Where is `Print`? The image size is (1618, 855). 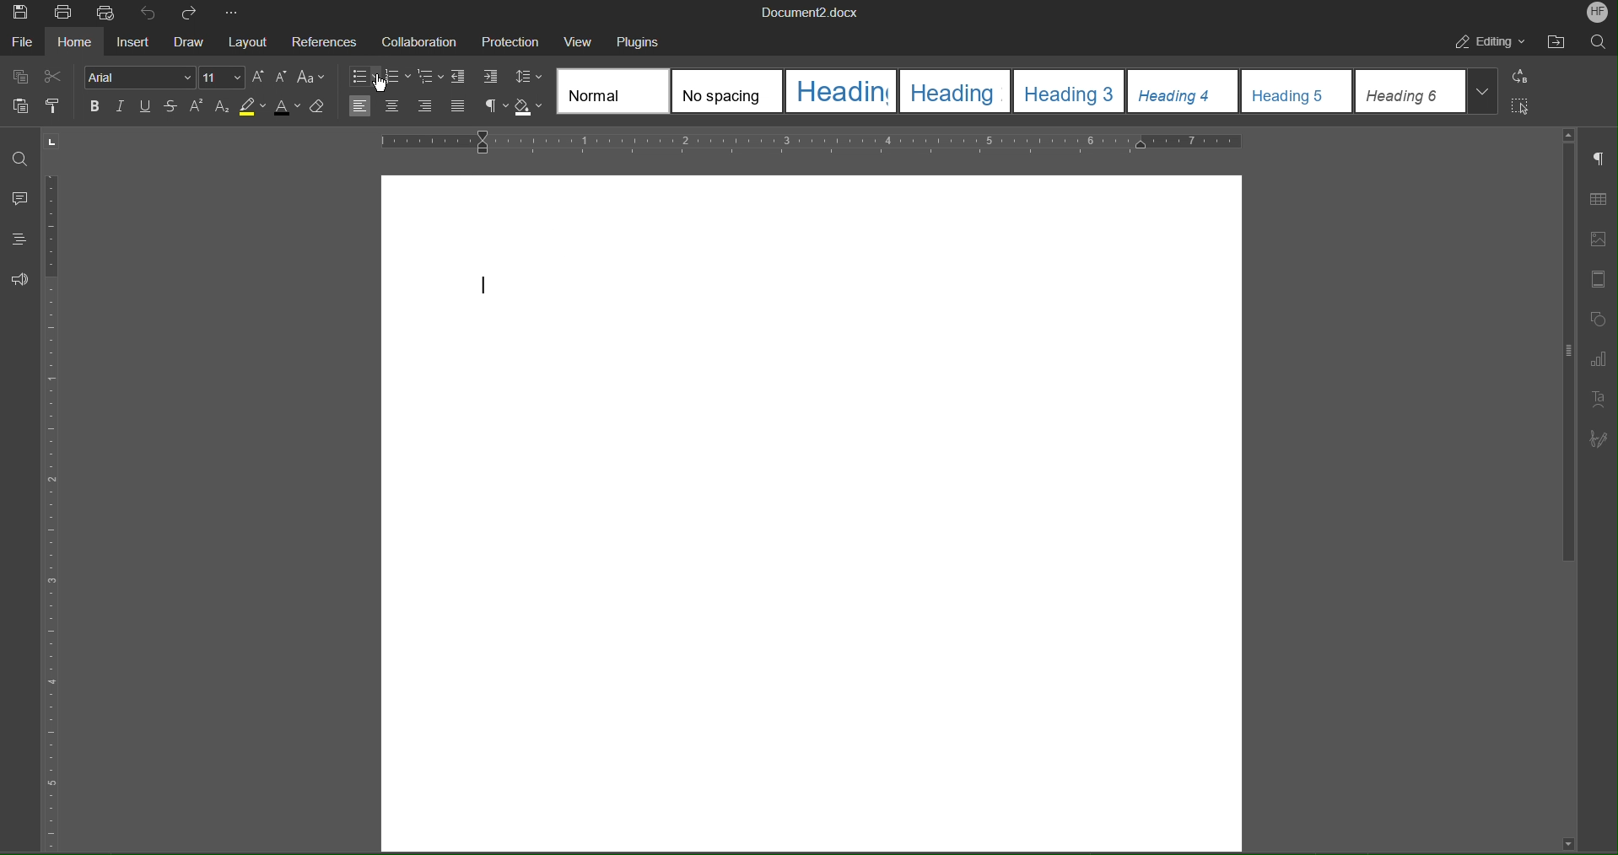
Print is located at coordinates (64, 15).